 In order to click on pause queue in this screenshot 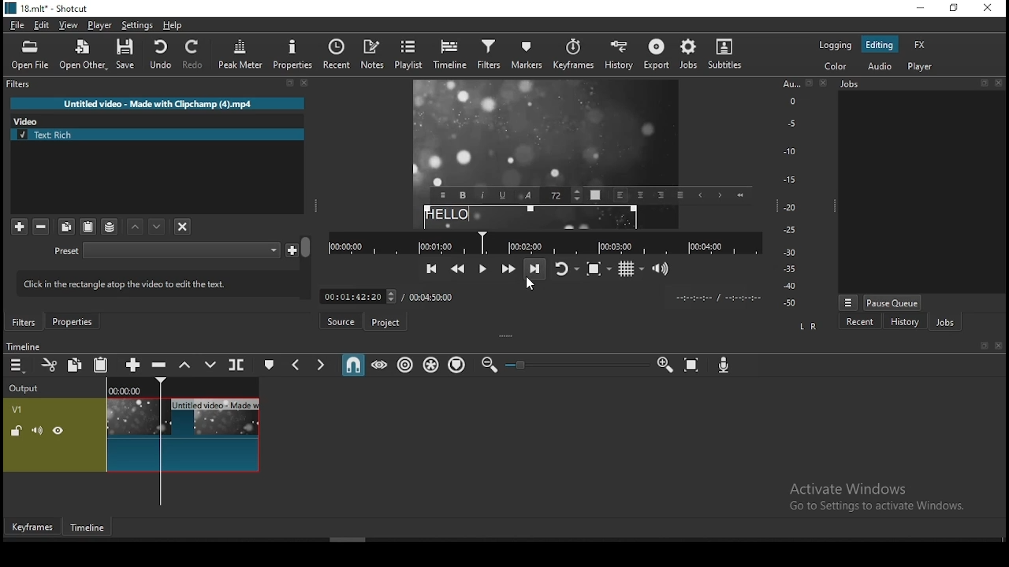, I will do `click(893, 302)`.